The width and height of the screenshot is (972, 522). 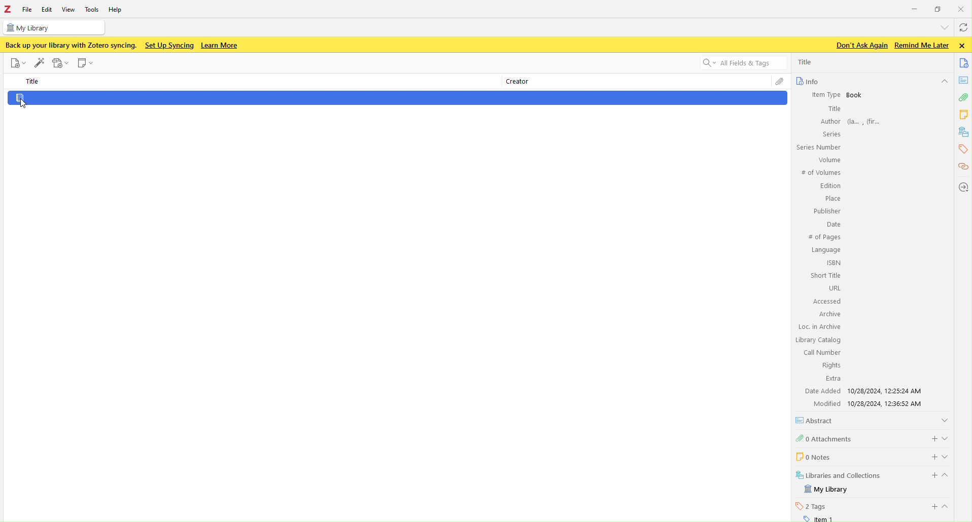 What do you see at coordinates (806, 62) in the screenshot?
I see `title` at bounding box center [806, 62].